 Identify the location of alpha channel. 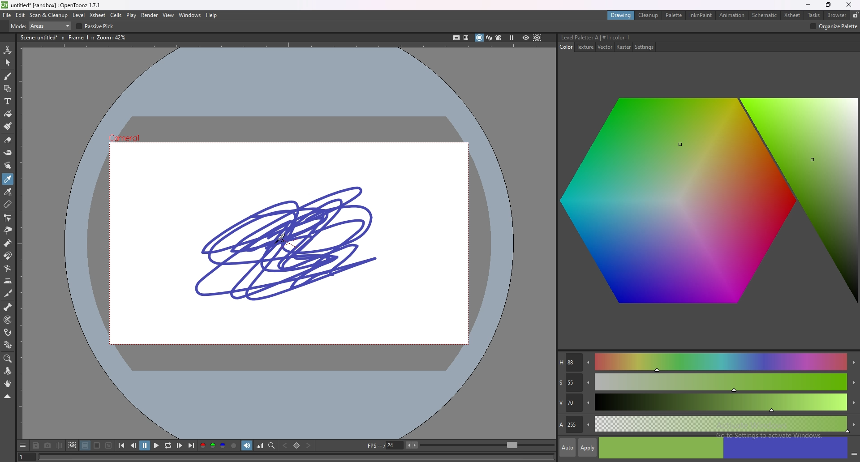
(234, 445).